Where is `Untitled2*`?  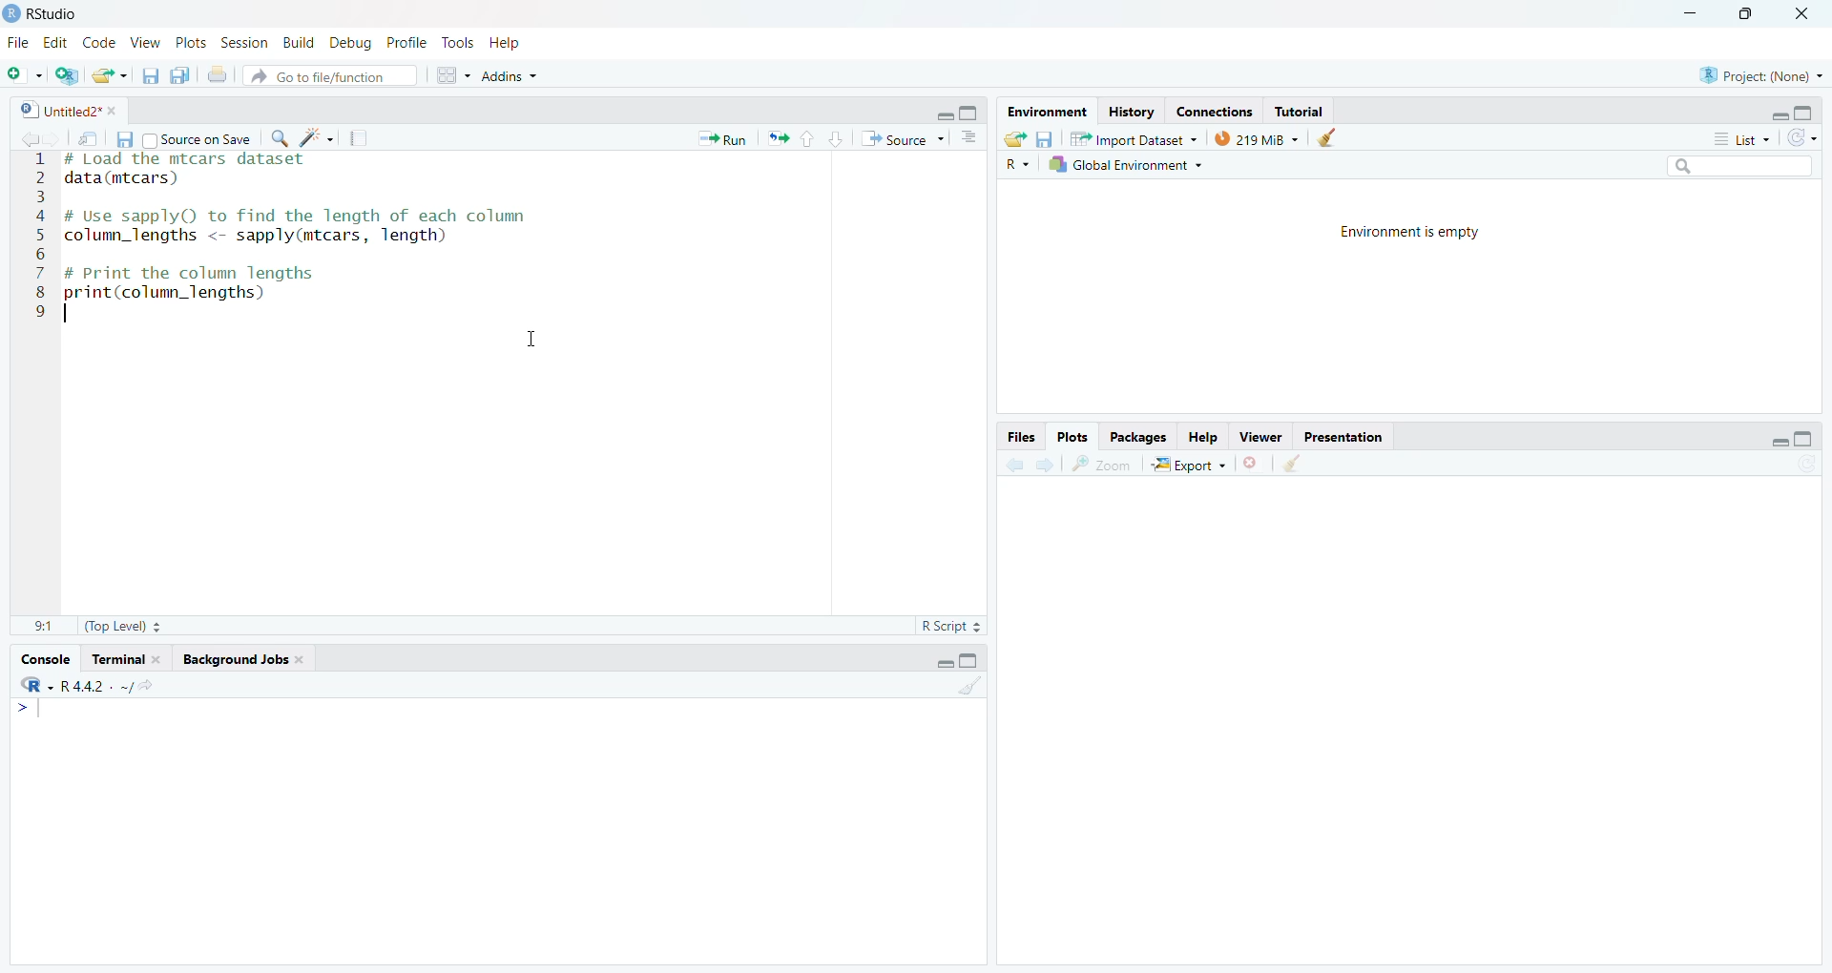
Untitled2* is located at coordinates (67, 110).